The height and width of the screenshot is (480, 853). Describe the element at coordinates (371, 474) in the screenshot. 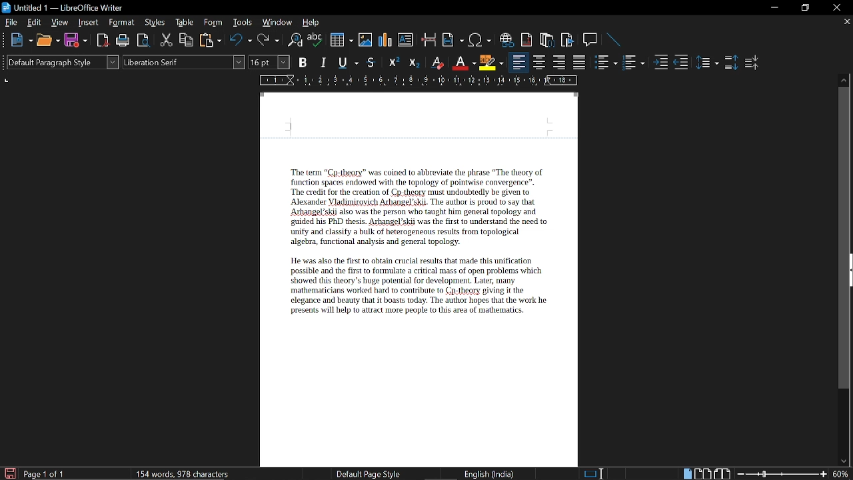

I see `page style Page style` at that location.